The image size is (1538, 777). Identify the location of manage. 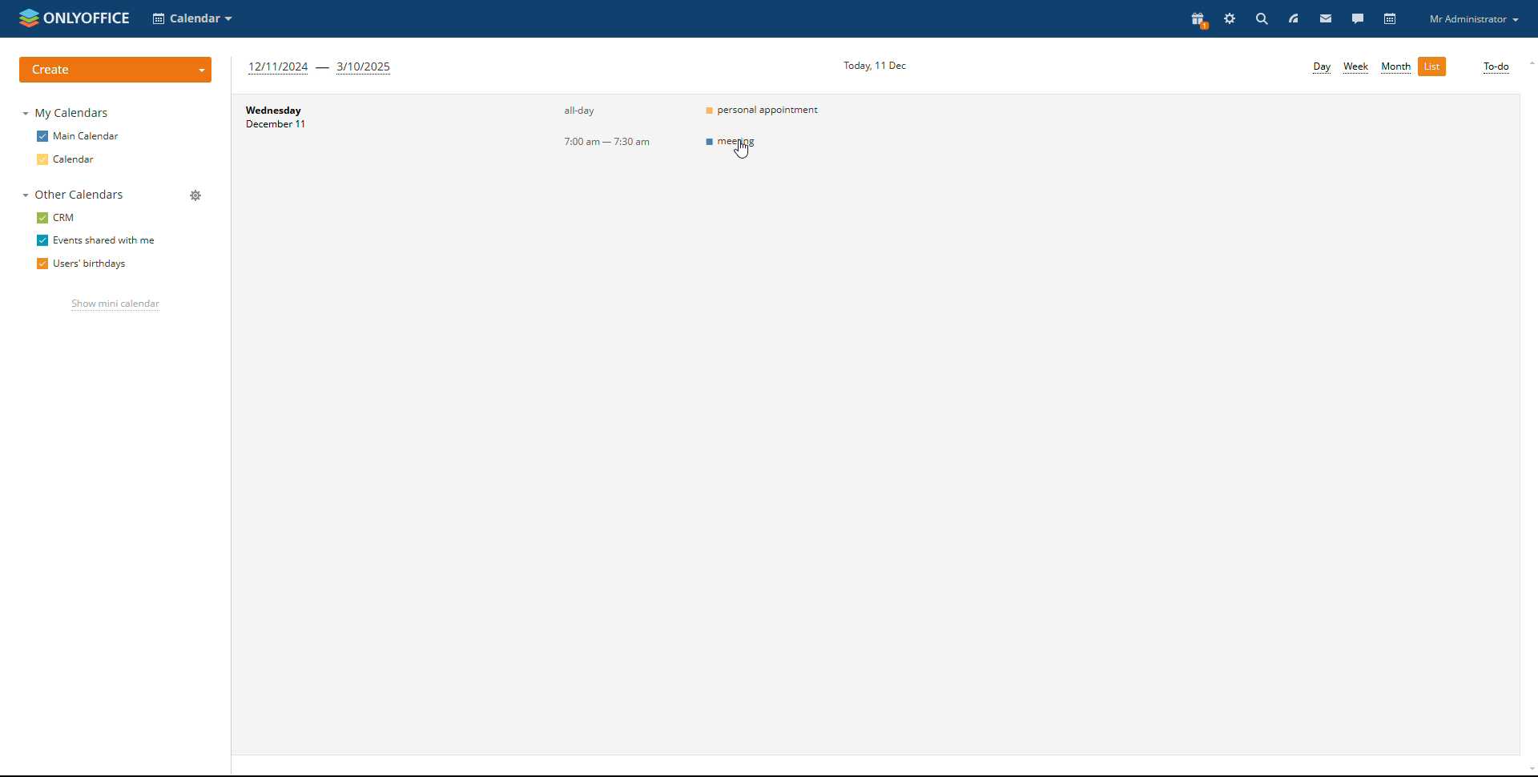
(195, 197).